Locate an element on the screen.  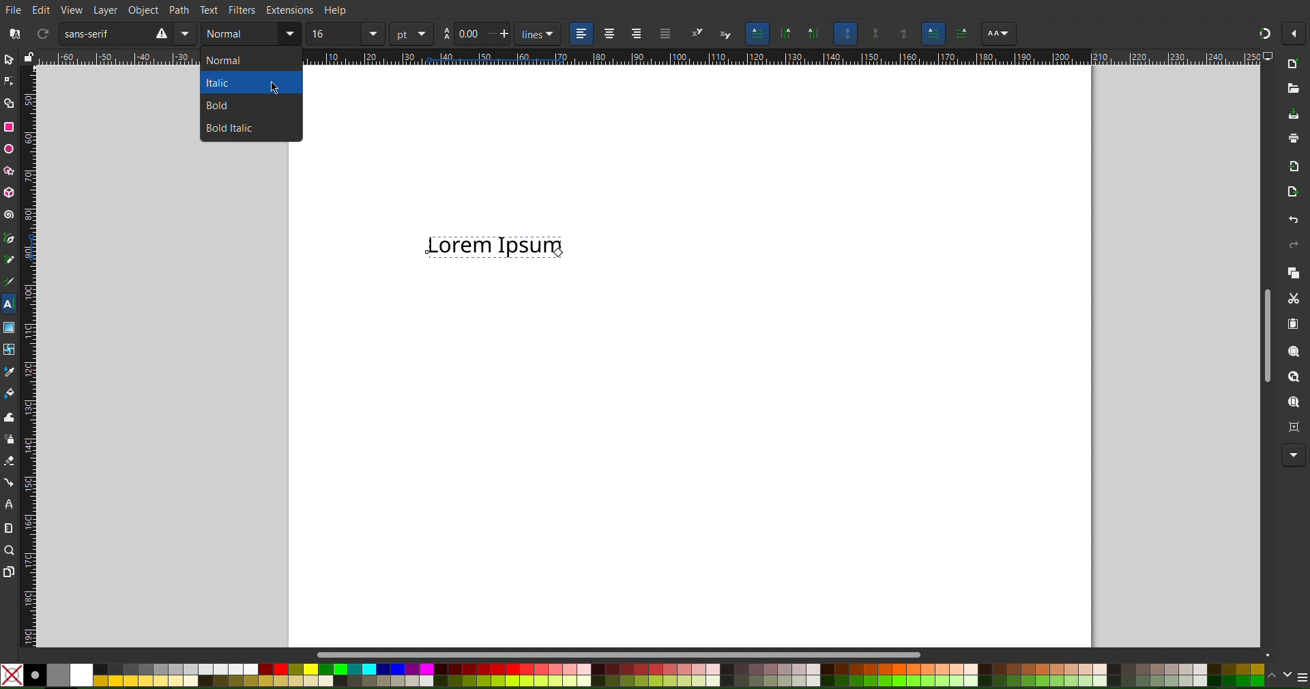
Mirror Vertically is located at coordinates (188, 34).